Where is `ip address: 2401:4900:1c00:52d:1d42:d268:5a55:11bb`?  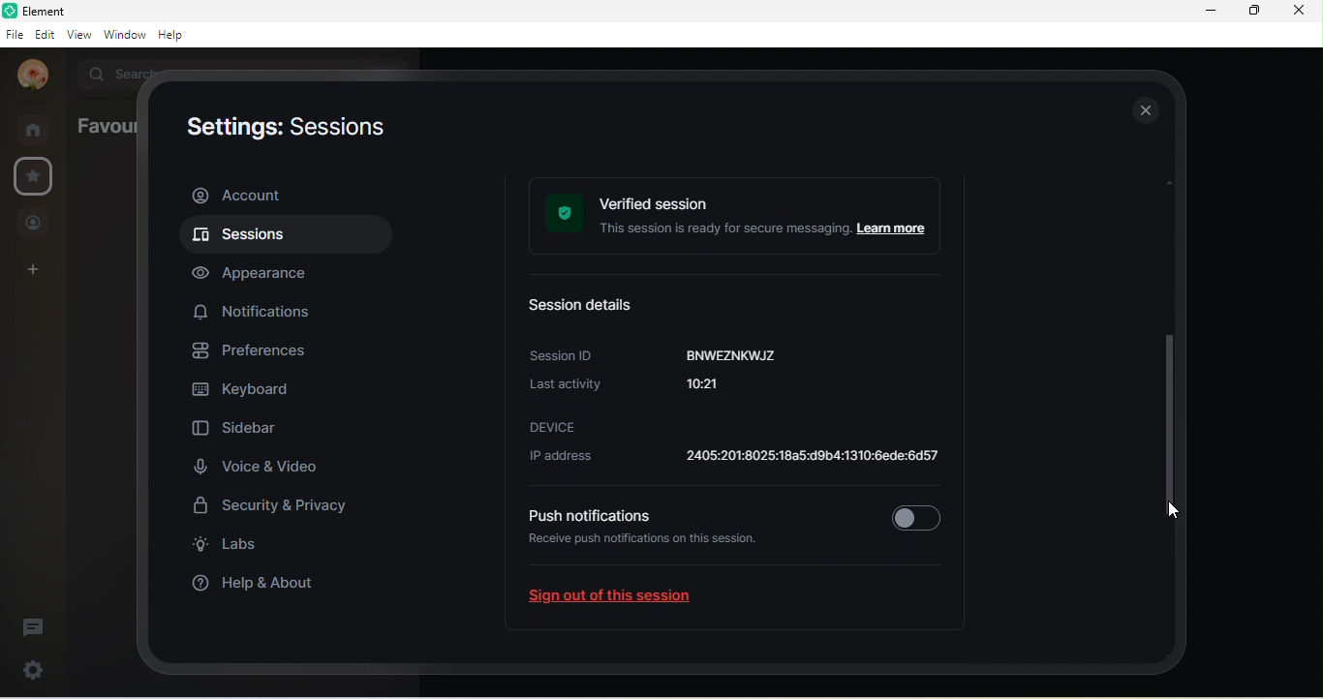 ip address: 2401:4900:1c00:52d:1d42:d268:5a55:11bb is located at coordinates (729, 459).